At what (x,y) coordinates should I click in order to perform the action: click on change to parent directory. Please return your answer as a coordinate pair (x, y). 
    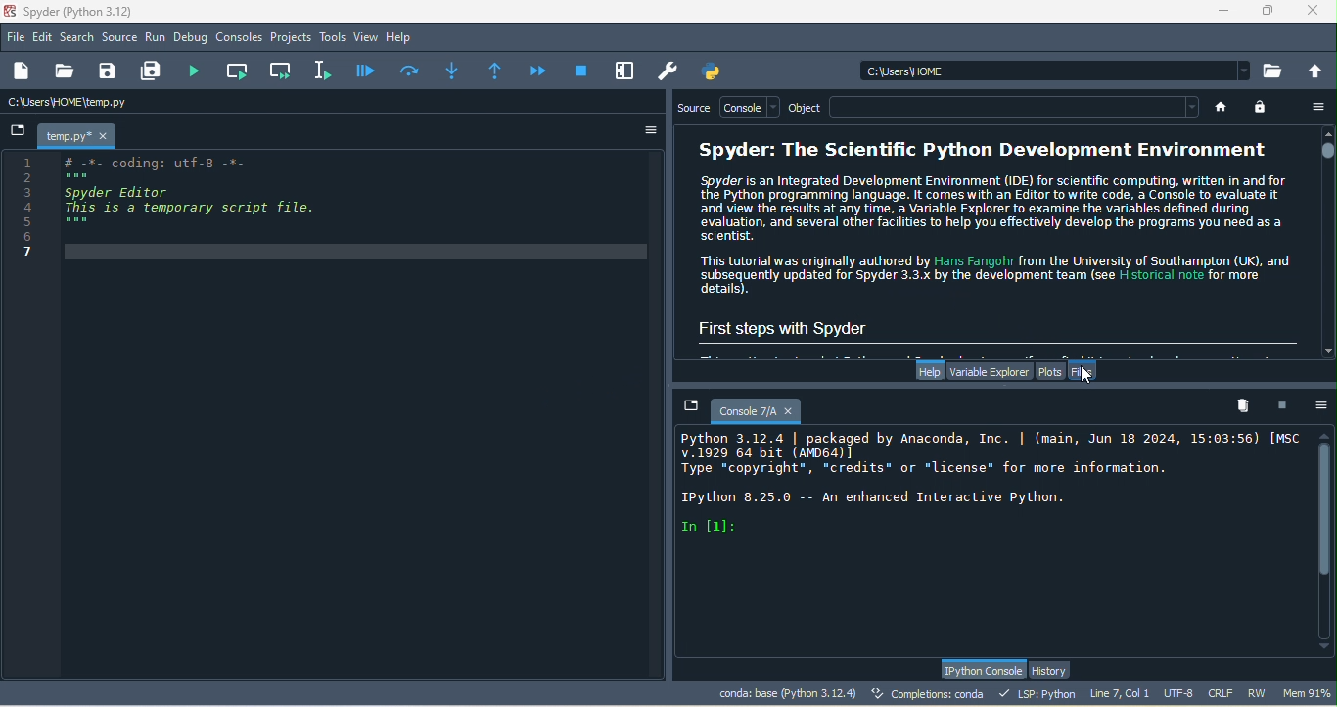
    Looking at the image, I should click on (1316, 70).